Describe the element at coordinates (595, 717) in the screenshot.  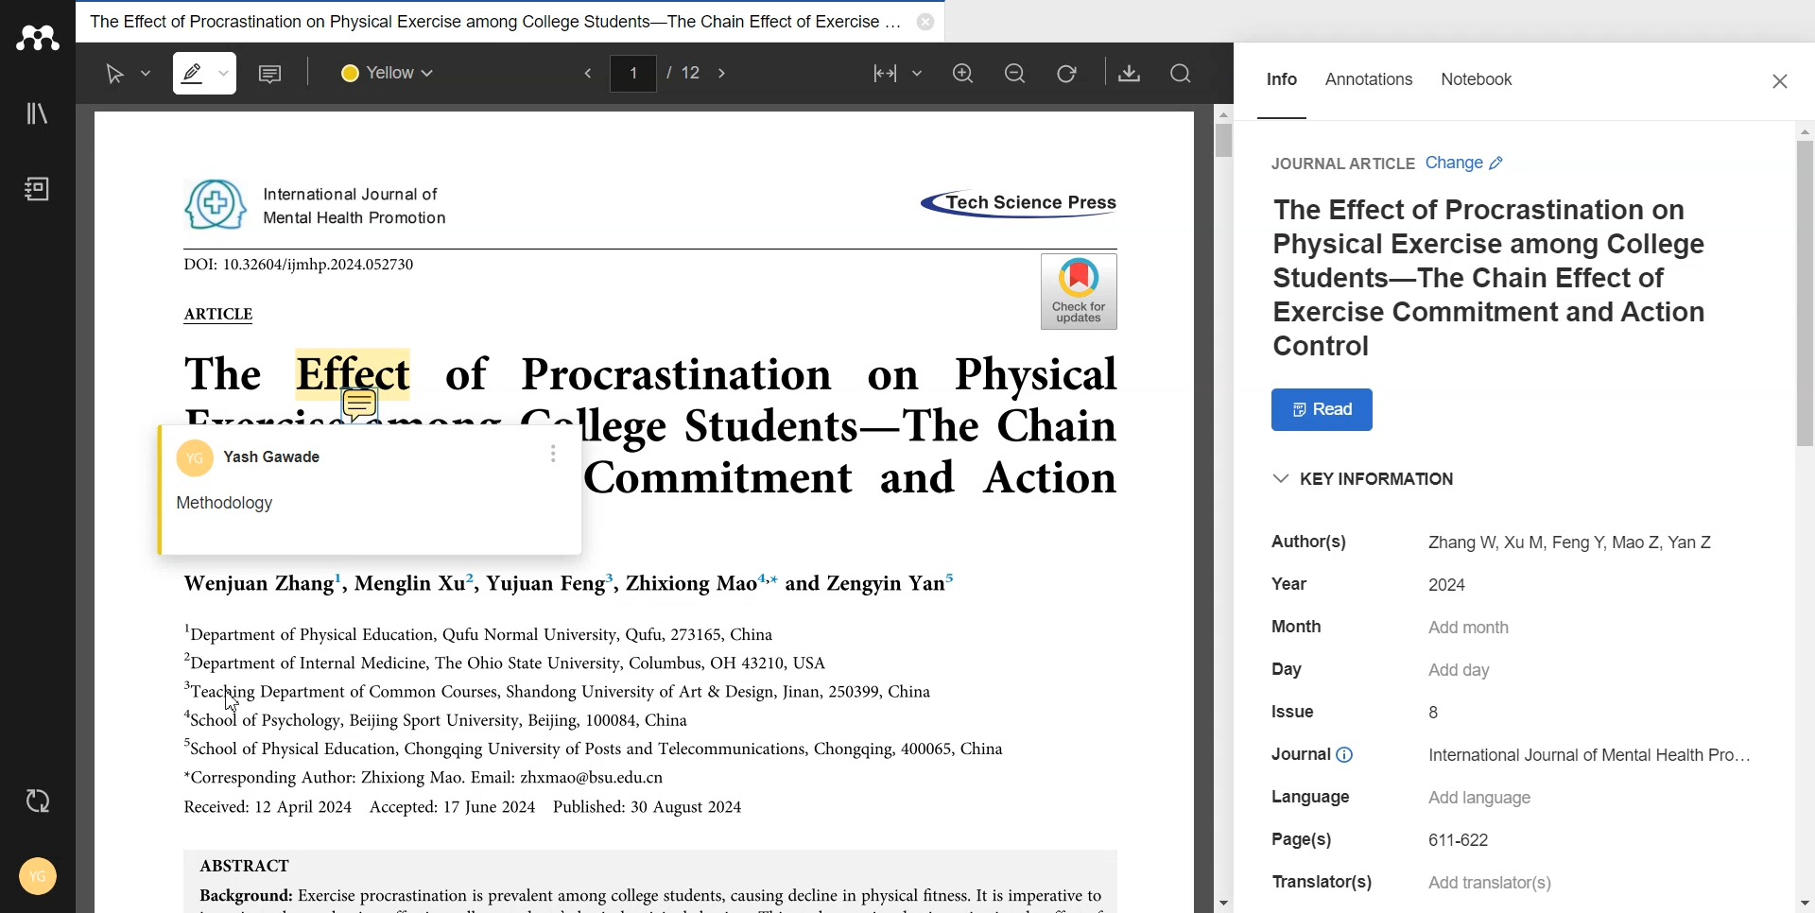
I see `"Department of Physical Education, Qufu Normal University, Qufu, 273165, China

“Department of Internal Medicine, The Ohio State University, Columbus, OH 43210, USA

“Teaching Department of Common Courses, Shandong University of Art & Design, Jinan, 250399, China

“School of Psychology, Beijing Sport University, Beijing, 100084, China

“School of Physical Education, Chongqing University of Posts and Telecommunications, Chongqing, 400065, China
*Corresponding Author: Zhixiong Mao. Email: zhxmao@bsu.edu.cn

Received: 12 April 2024 Accepted: 17 June 2024 Published: 30 August 2024` at that location.